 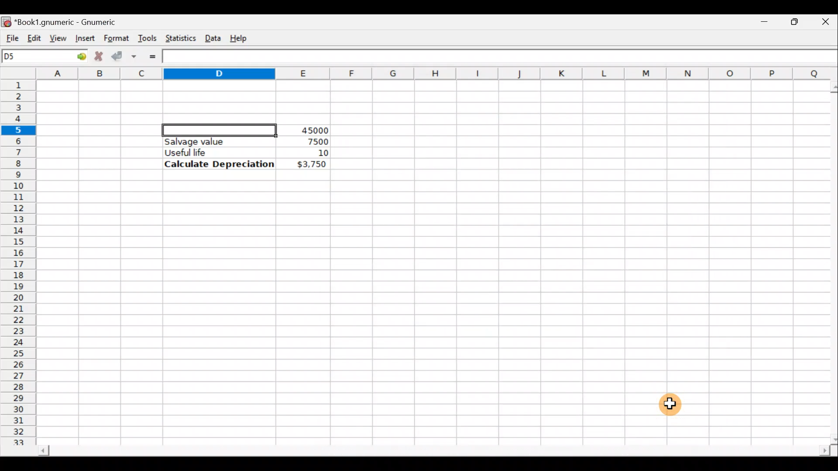 I want to click on Minimize, so click(x=766, y=20).